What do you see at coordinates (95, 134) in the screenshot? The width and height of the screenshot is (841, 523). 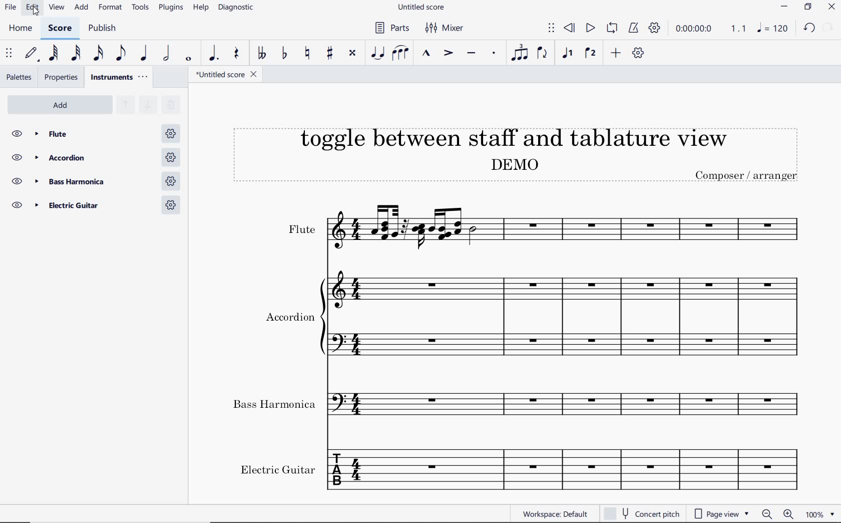 I see `Flute` at bounding box center [95, 134].